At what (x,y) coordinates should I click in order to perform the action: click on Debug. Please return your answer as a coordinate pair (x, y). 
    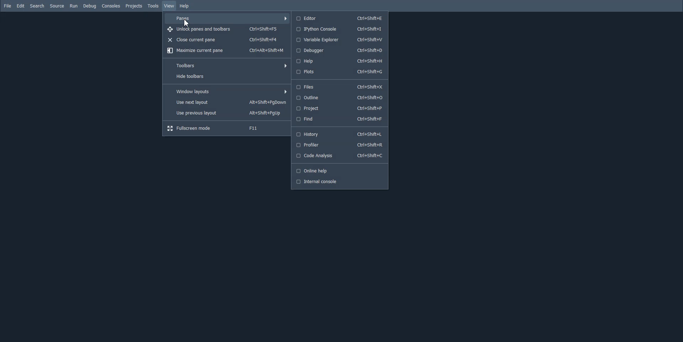
    Looking at the image, I should click on (90, 6).